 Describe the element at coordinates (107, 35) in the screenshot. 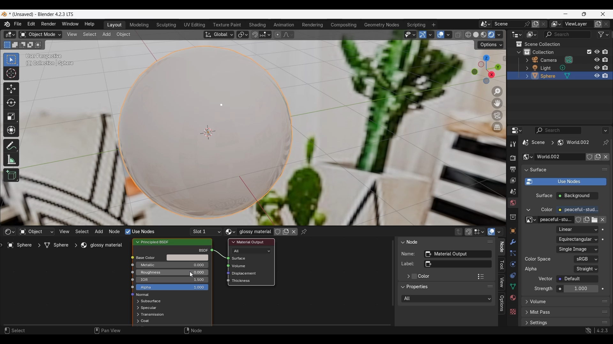

I see `Add menu` at that location.